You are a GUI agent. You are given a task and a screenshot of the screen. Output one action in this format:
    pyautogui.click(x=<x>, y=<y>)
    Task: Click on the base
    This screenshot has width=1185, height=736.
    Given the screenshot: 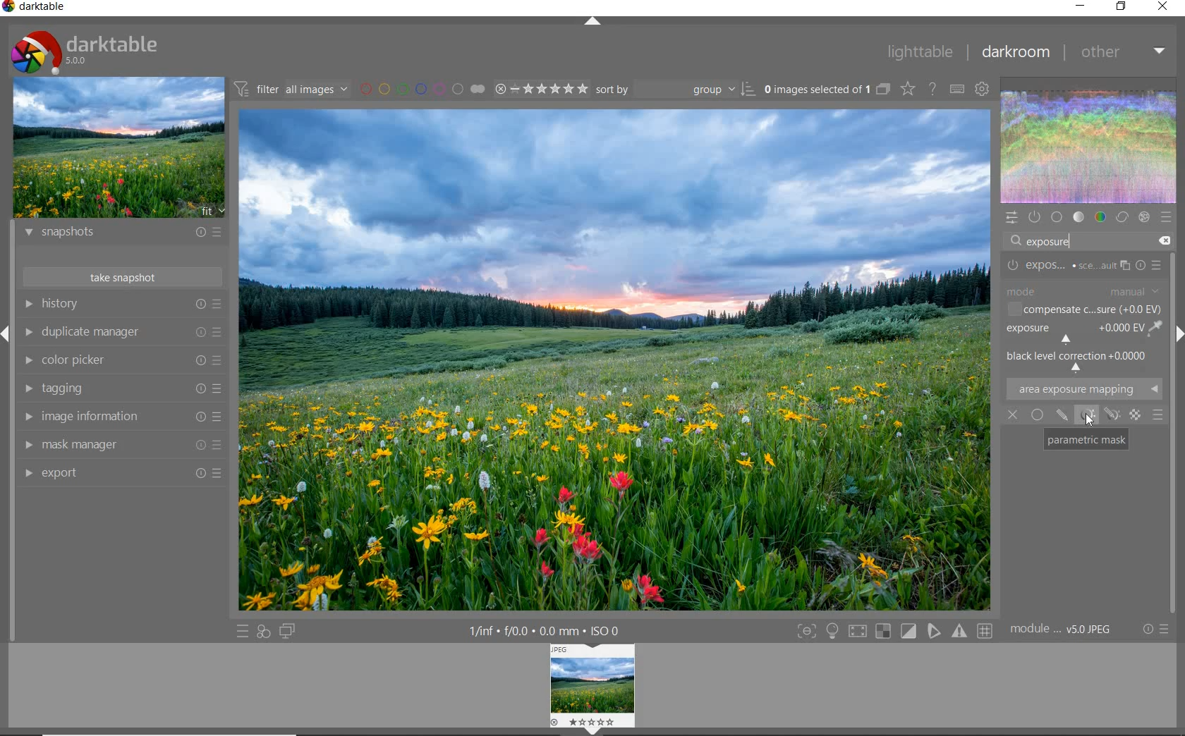 What is the action you would take?
    pyautogui.click(x=1058, y=217)
    